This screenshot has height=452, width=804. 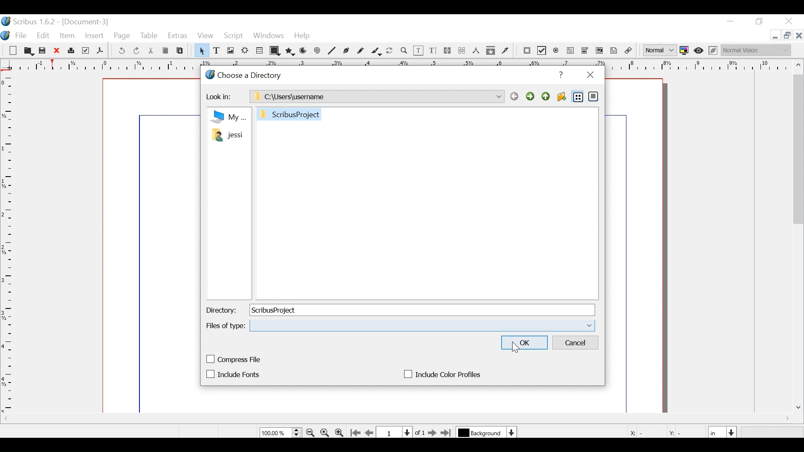 What do you see at coordinates (759, 22) in the screenshot?
I see `Restore` at bounding box center [759, 22].